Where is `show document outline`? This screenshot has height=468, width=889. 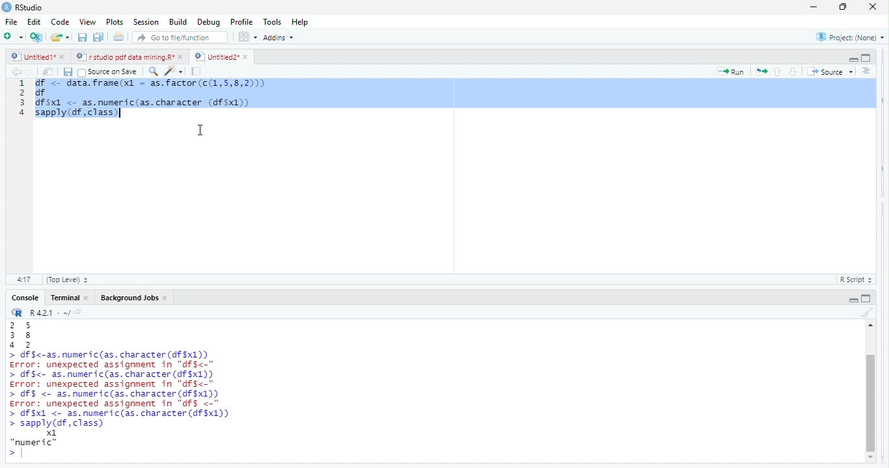 show document outline is located at coordinates (867, 72).